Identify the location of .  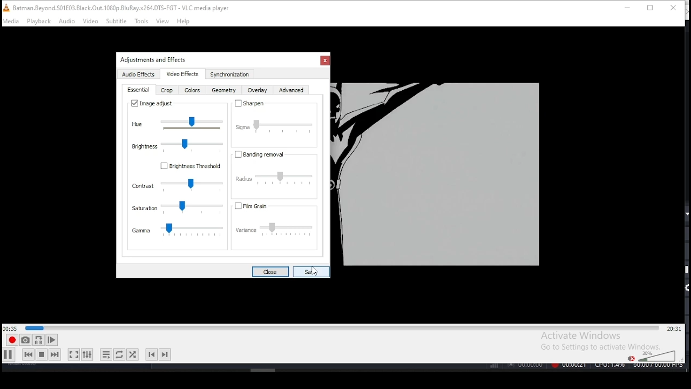
(436, 172).